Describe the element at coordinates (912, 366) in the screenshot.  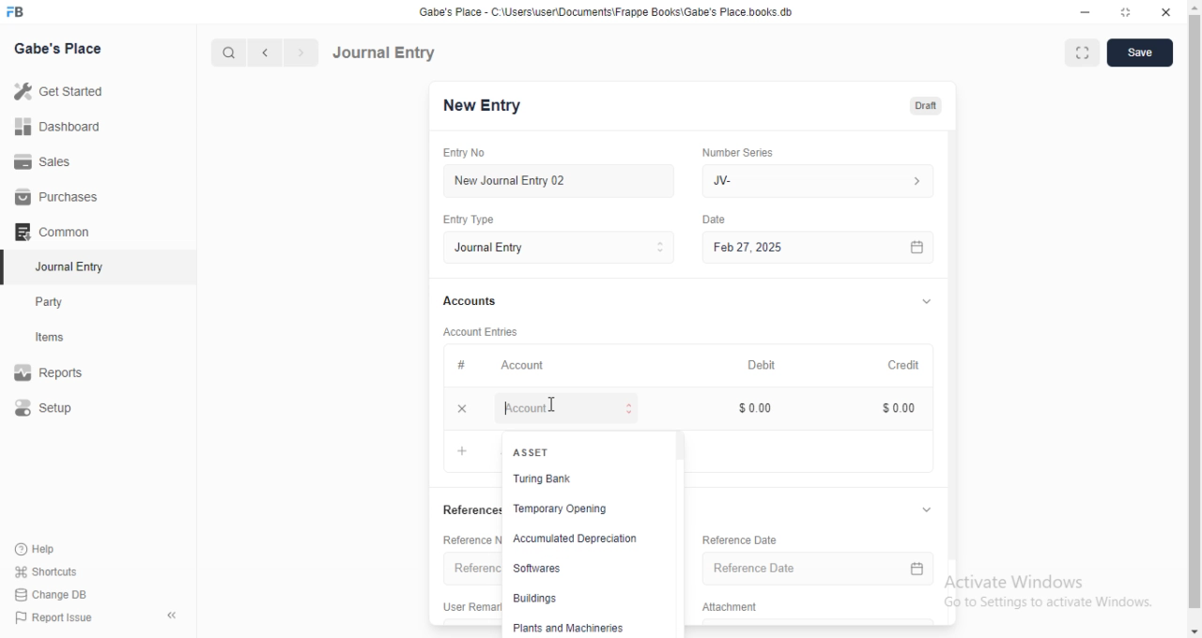
I see `Credit` at that location.